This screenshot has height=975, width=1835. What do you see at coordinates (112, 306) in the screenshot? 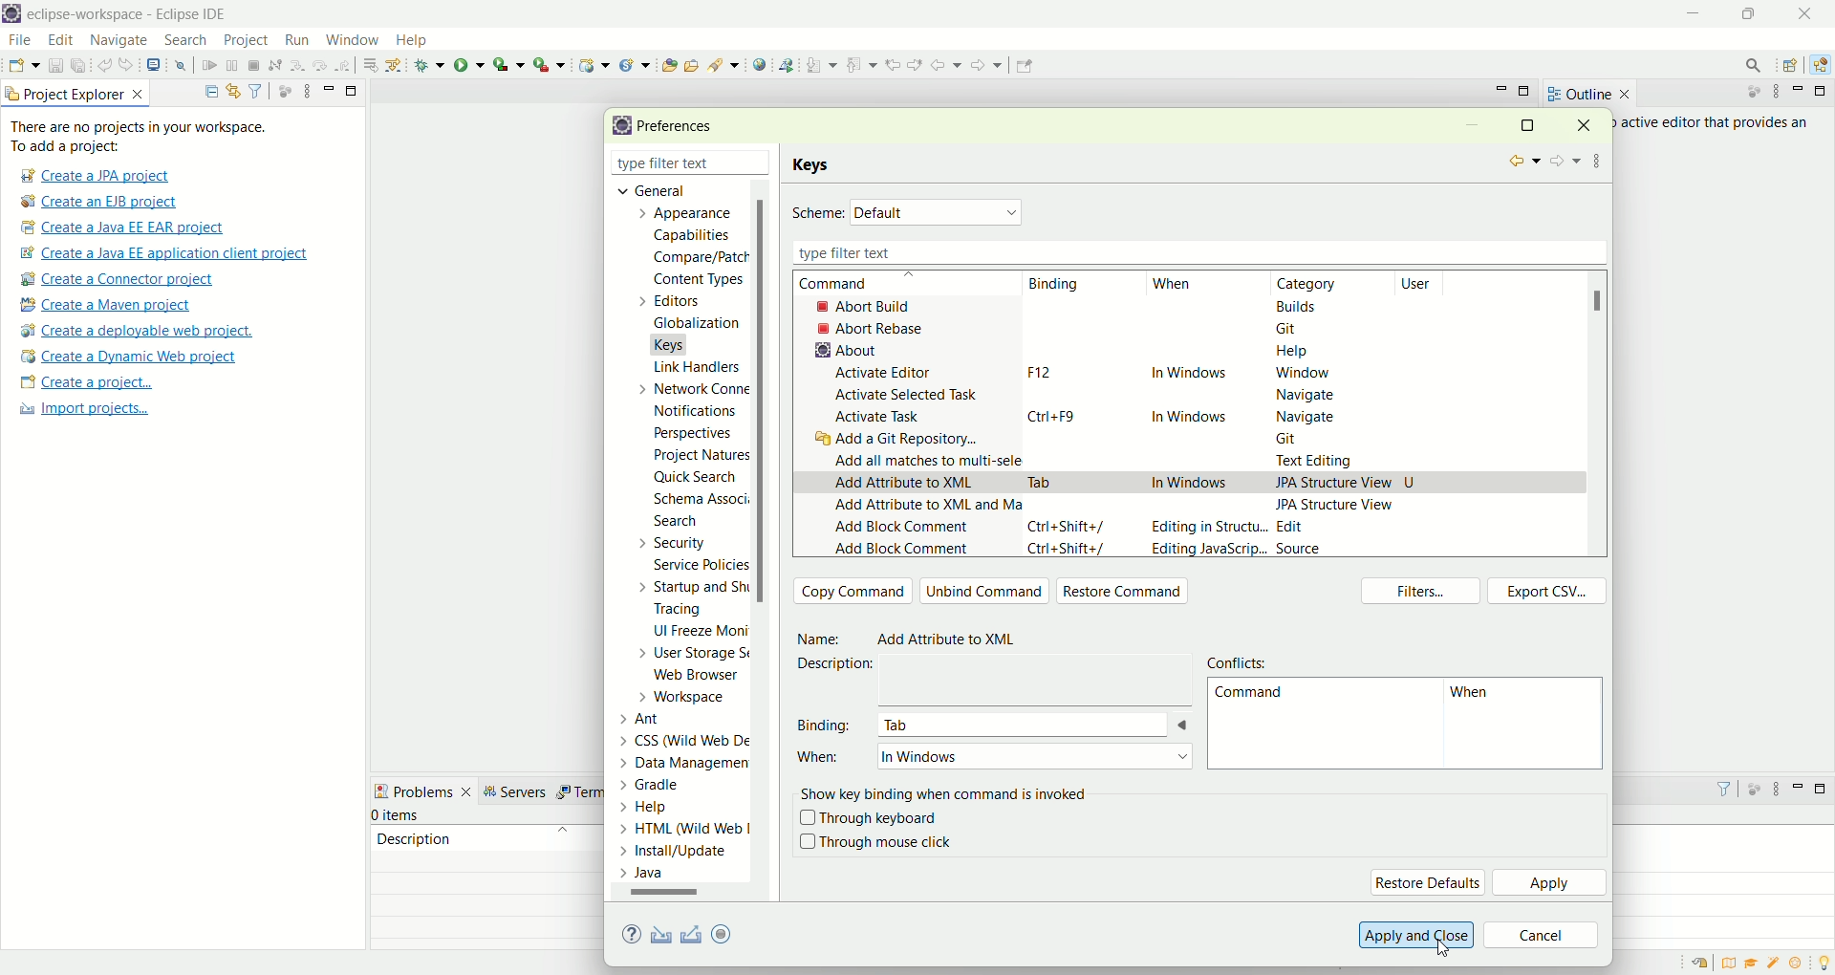
I see `create a maven project` at bounding box center [112, 306].